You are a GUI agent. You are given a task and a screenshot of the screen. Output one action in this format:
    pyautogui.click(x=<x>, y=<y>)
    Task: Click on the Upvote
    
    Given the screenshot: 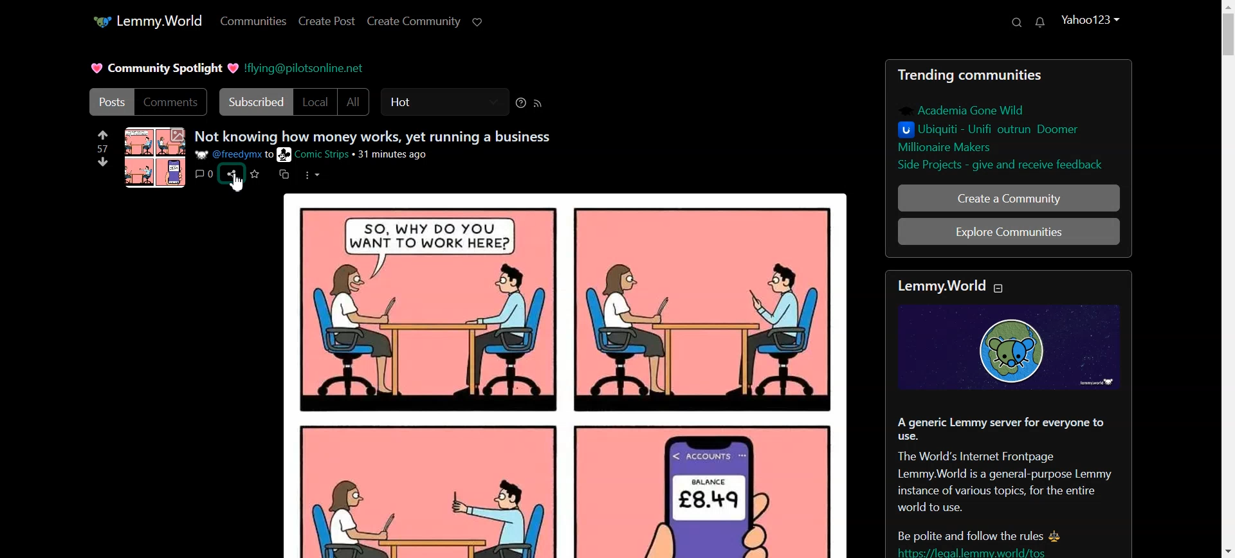 What is the action you would take?
    pyautogui.click(x=103, y=140)
    